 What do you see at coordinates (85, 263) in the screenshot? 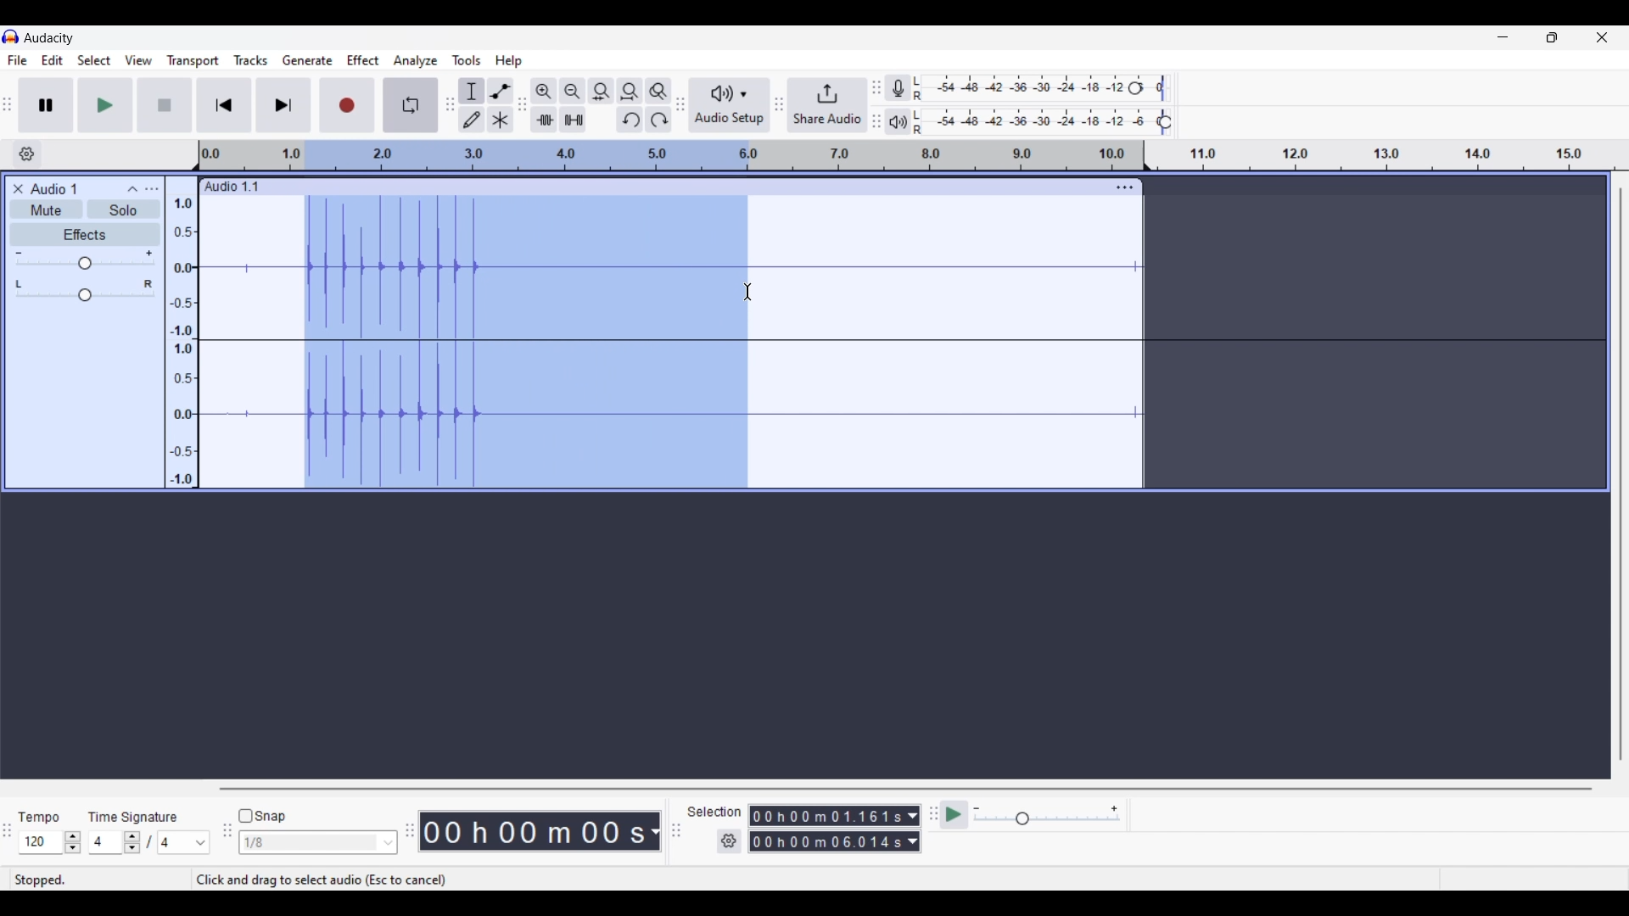
I see `Gain` at bounding box center [85, 263].